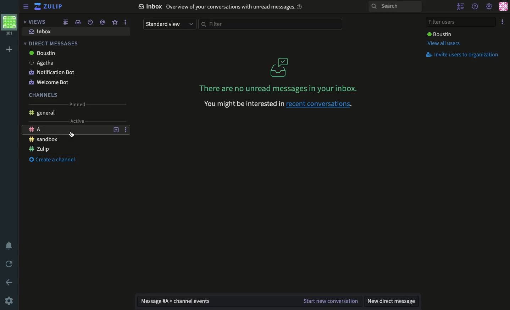  I want to click on help, so click(300, 7).